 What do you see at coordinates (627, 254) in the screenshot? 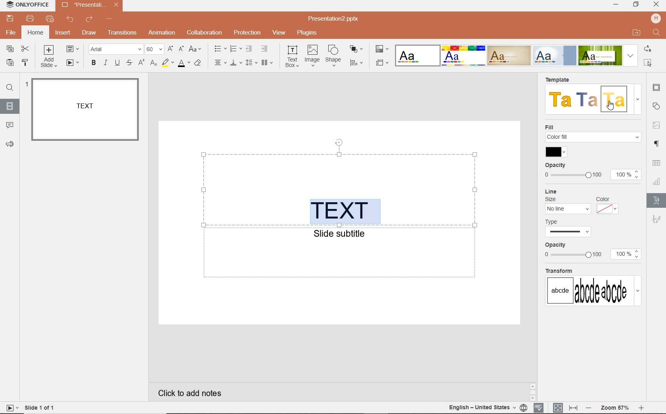
I see `opacity level` at bounding box center [627, 254].